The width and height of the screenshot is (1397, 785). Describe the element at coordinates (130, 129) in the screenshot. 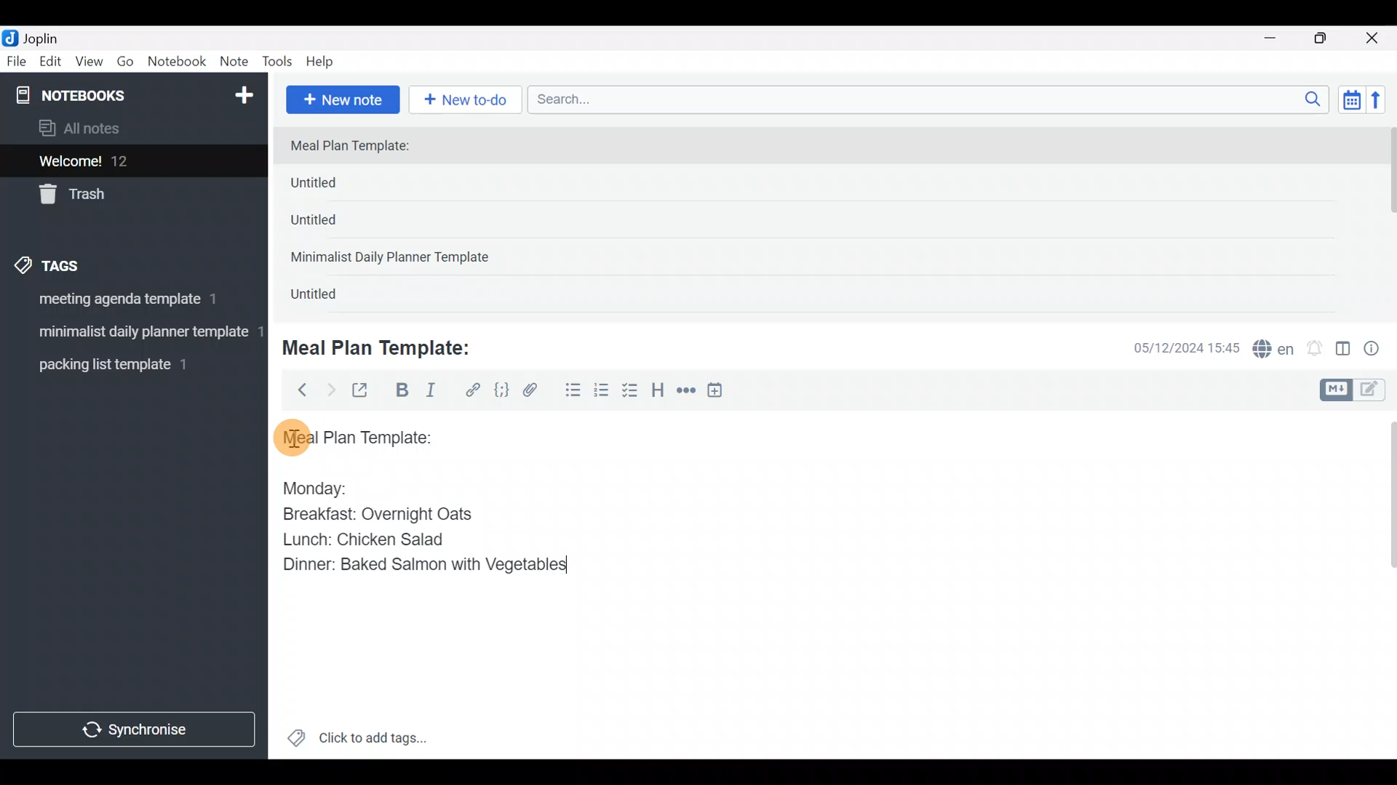

I see `All notes` at that location.